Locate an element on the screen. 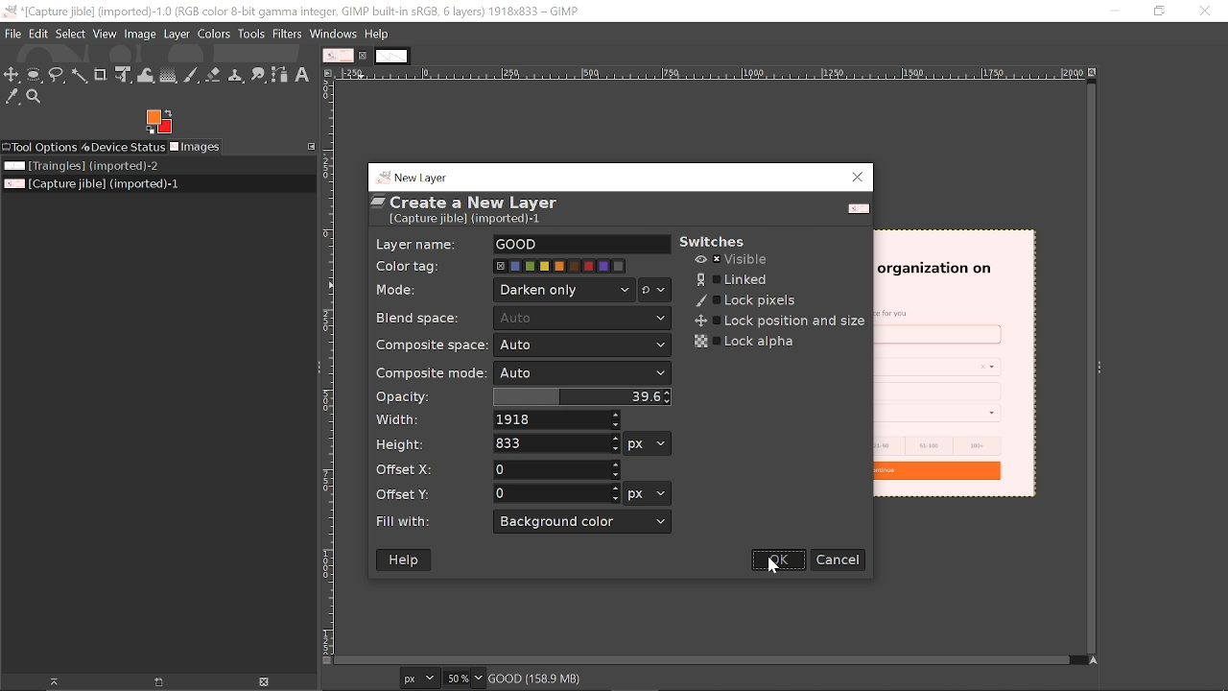 This screenshot has width=1228, height=691. Edit is located at coordinates (38, 34).